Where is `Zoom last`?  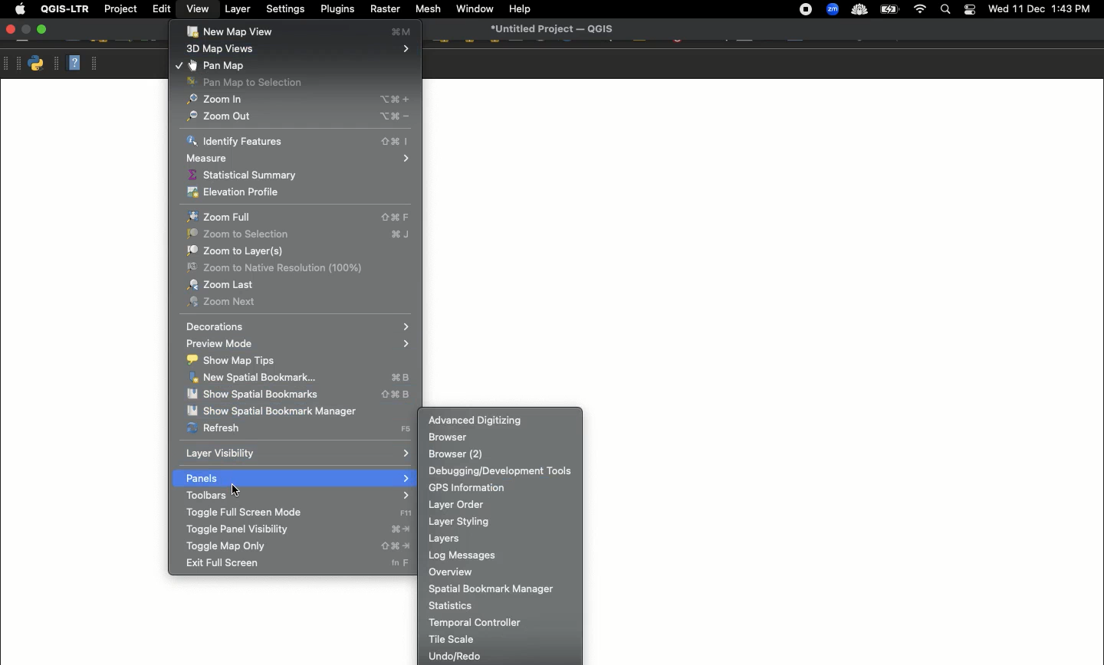
Zoom last is located at coordinates (295, 286).